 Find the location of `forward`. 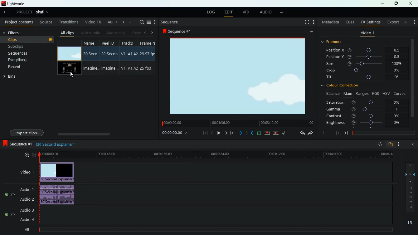

forward is located at coordinates (310, 133).